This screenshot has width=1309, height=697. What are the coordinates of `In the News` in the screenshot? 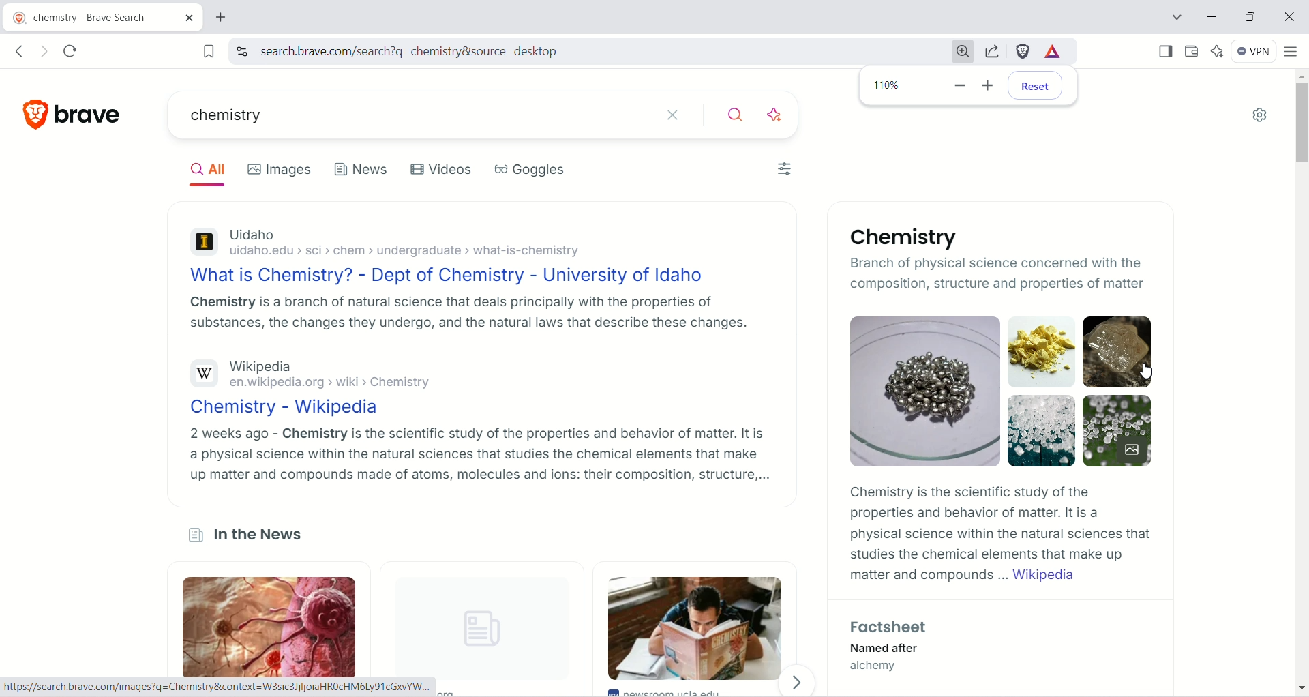 It's located at (262, 533).